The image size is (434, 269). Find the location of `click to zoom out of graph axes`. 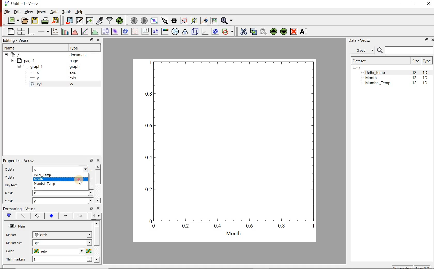

click to zoom out of graph axes is located at coordinates (194, 21).